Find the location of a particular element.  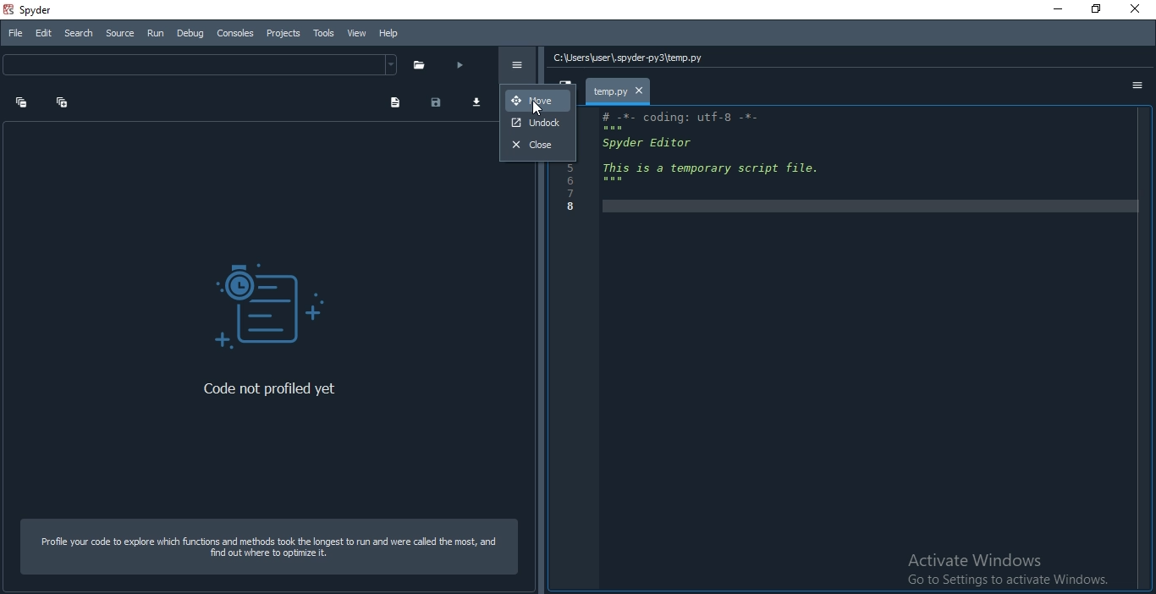

expand is located at coordinates (19, 102).